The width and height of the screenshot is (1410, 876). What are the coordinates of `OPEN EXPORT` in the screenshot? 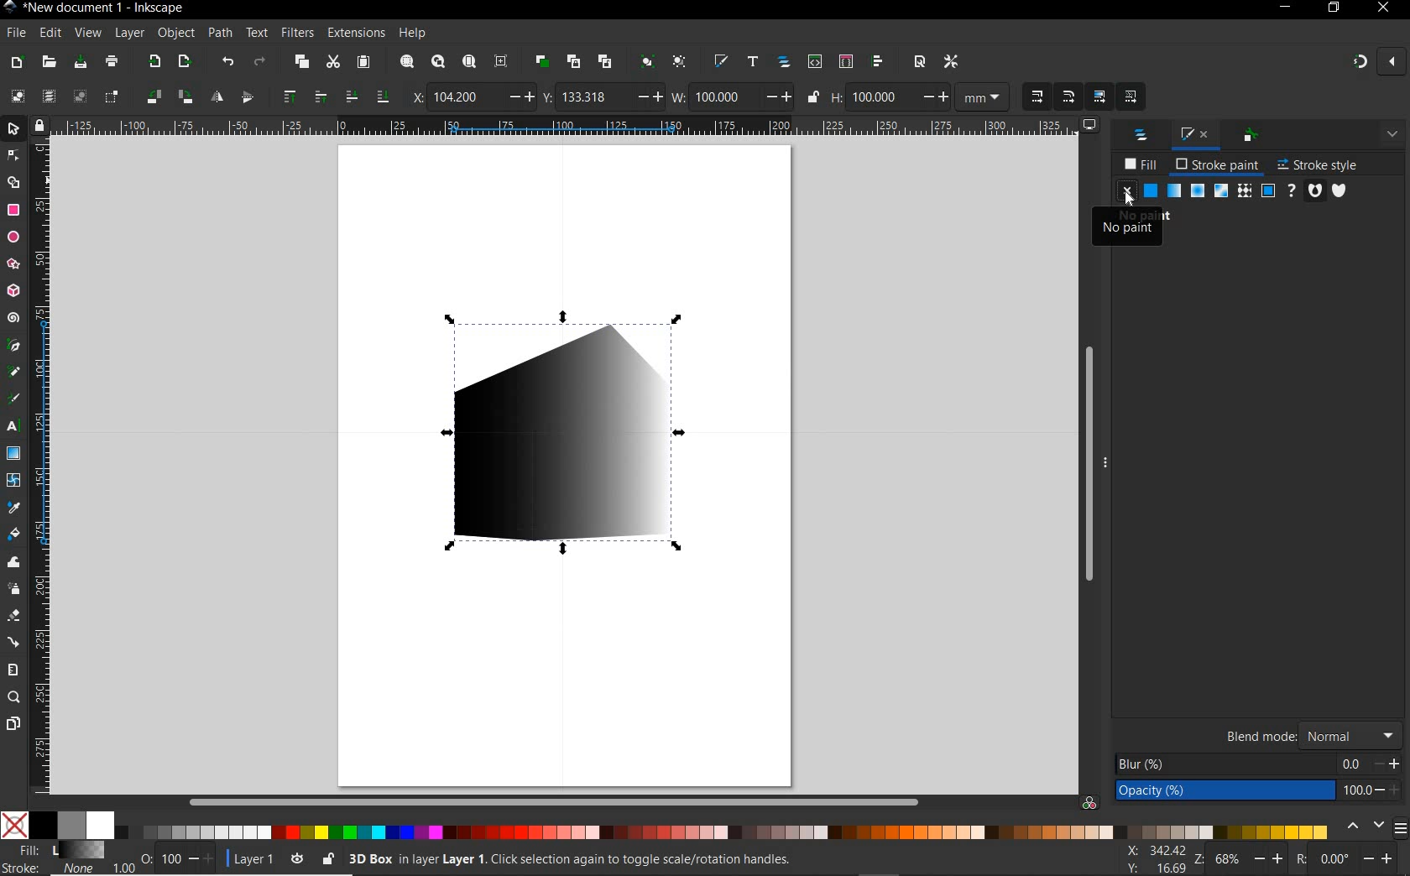 It's located at (185, 63).